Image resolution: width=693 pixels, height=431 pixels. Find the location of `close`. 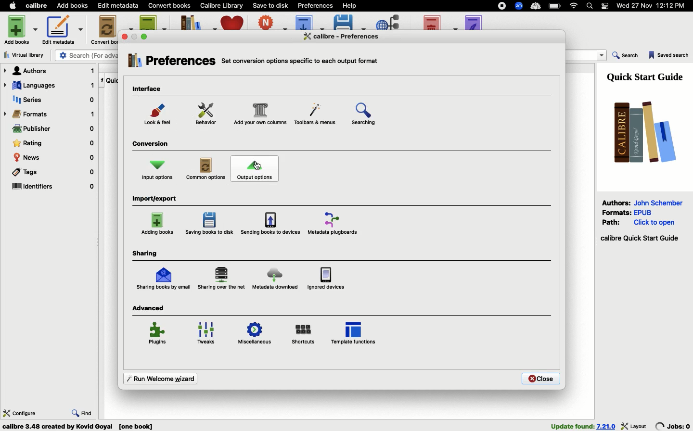

close is located at coordinates (125, 37).